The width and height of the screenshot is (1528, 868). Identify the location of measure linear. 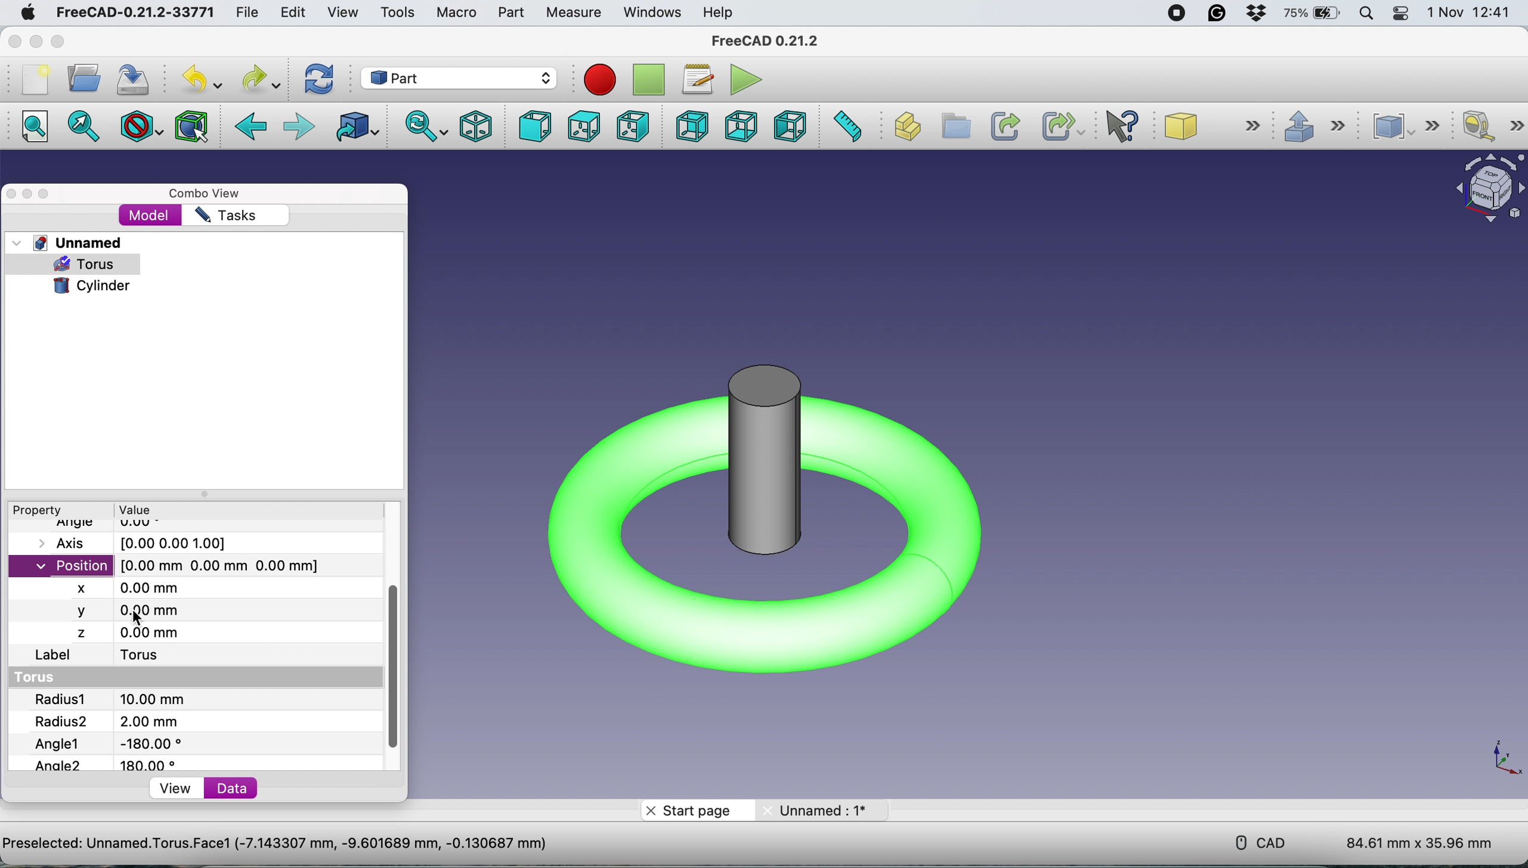
(1491, 126).